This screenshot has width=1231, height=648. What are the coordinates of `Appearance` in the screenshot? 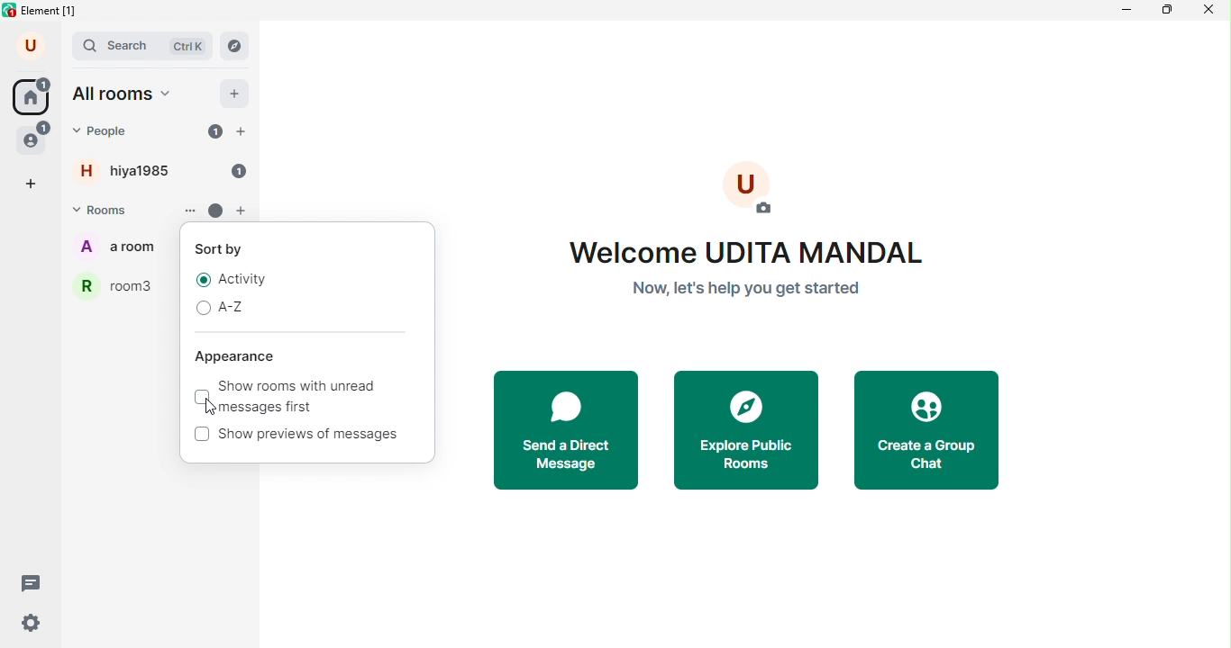 It's located at (242, 358).